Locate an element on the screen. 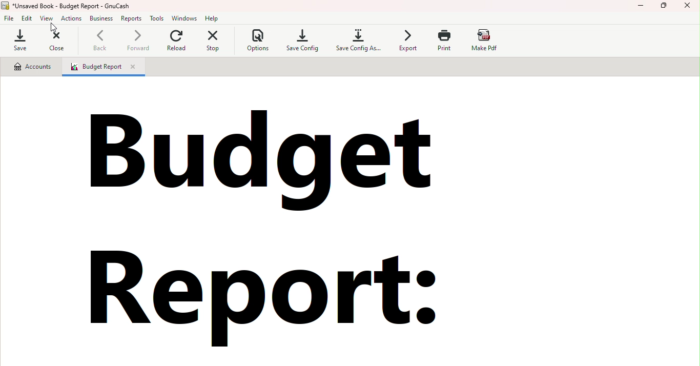 The image size is (700, 366). cursor is located at coordinates (53, 28).